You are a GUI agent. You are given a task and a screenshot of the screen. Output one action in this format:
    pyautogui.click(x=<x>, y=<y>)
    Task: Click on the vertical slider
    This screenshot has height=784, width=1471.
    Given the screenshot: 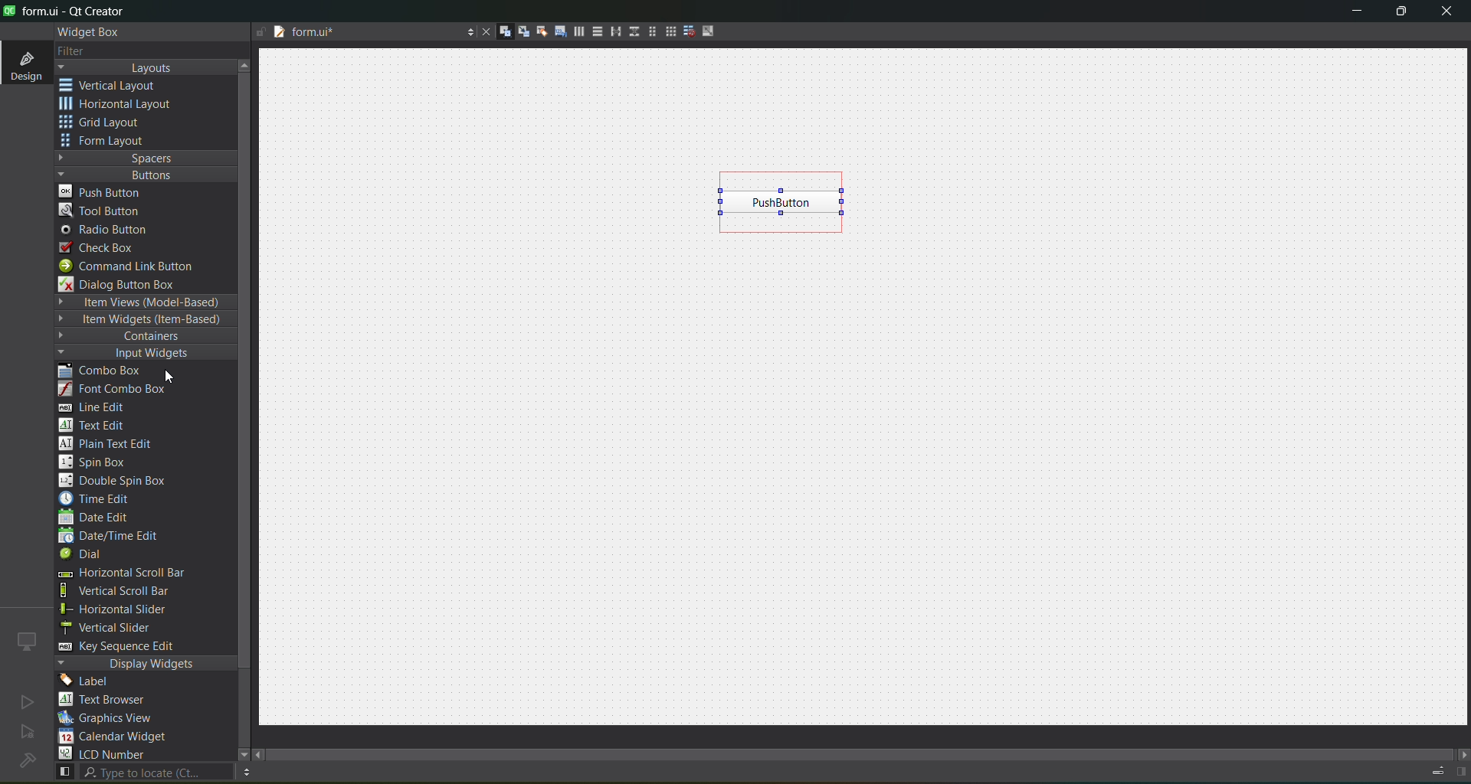 What is the action you would take?
    pyautogui.click(x=120, y=627)
    